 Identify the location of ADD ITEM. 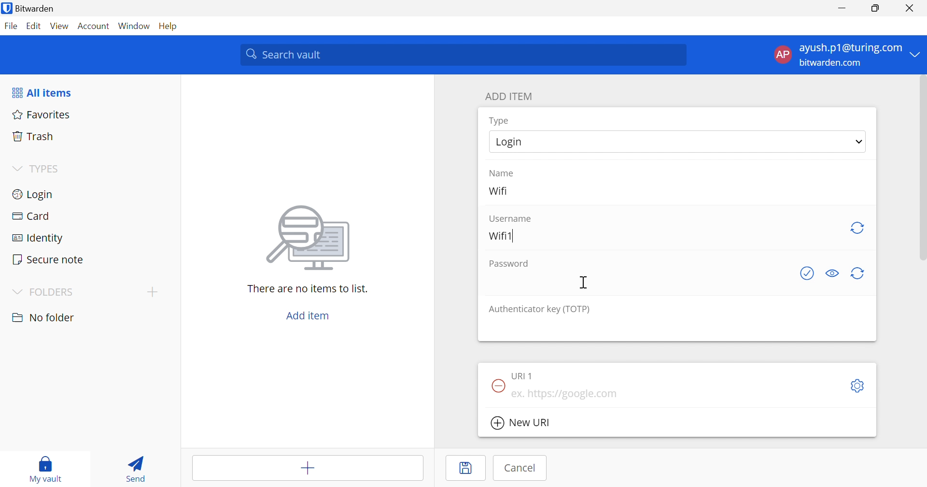
(510, 96).